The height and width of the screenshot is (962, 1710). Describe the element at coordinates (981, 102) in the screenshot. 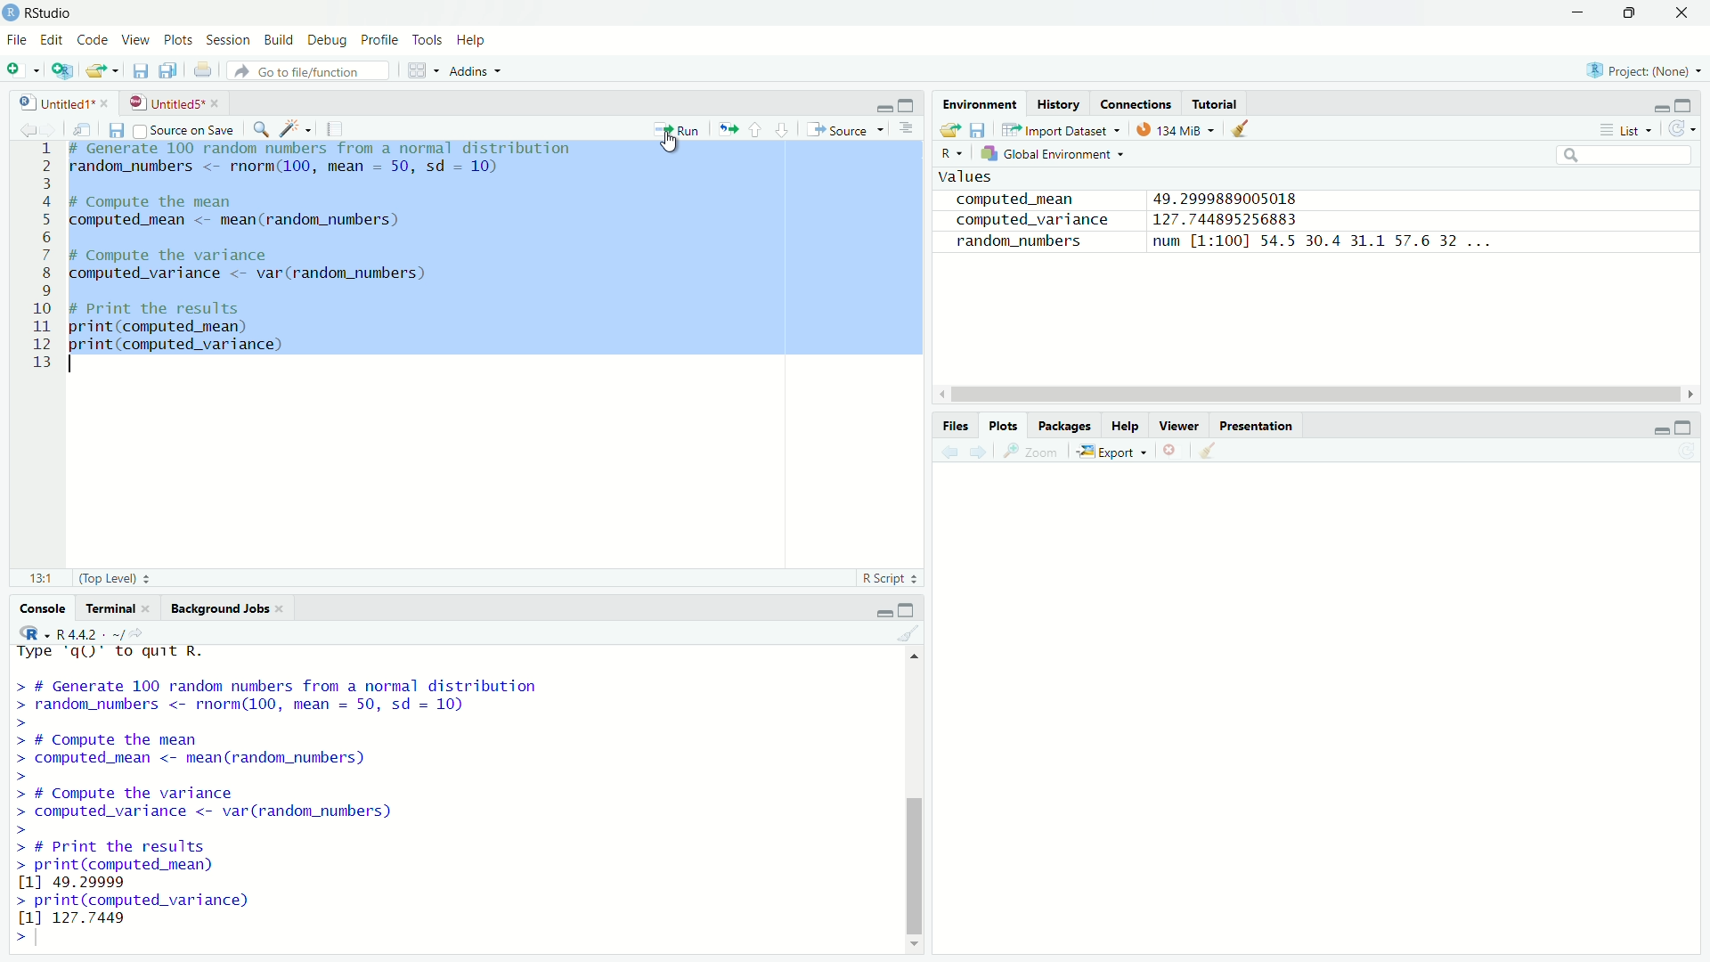

I see `environment` at that location.